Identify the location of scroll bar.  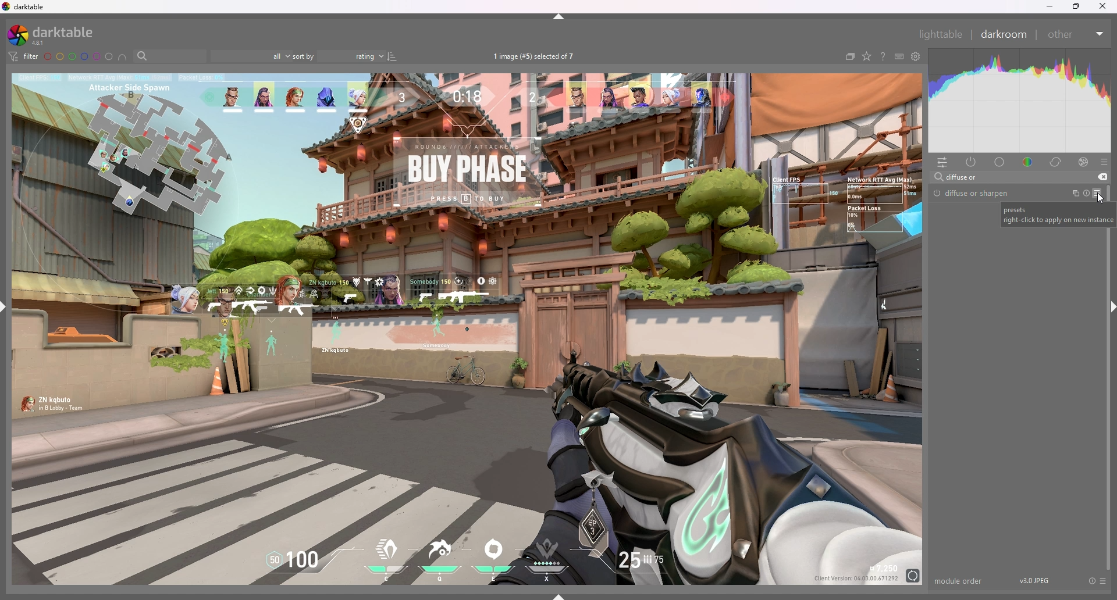
(1108, 377).